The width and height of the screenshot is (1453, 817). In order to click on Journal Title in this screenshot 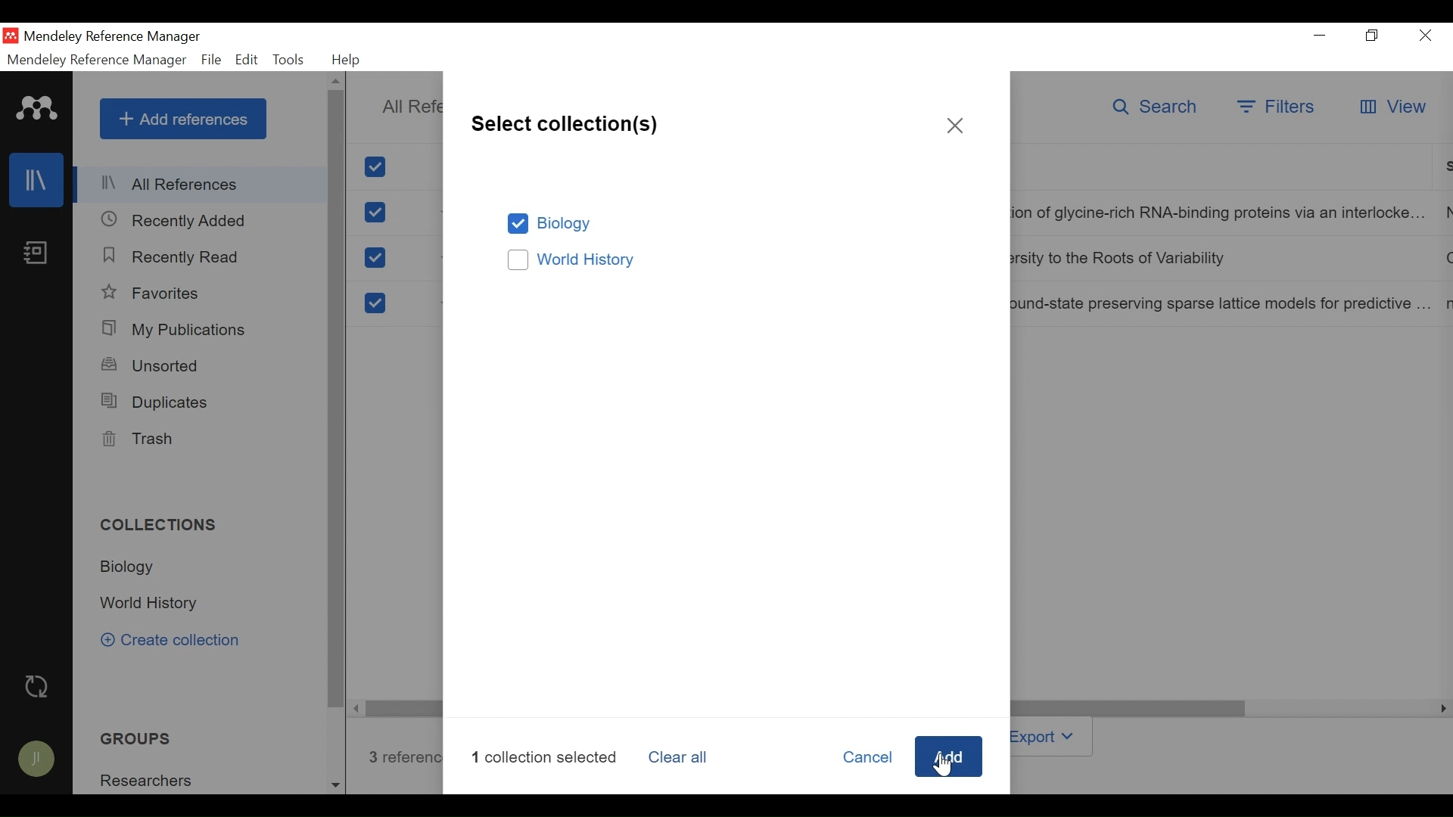, I will do `click(1222, 259)`.